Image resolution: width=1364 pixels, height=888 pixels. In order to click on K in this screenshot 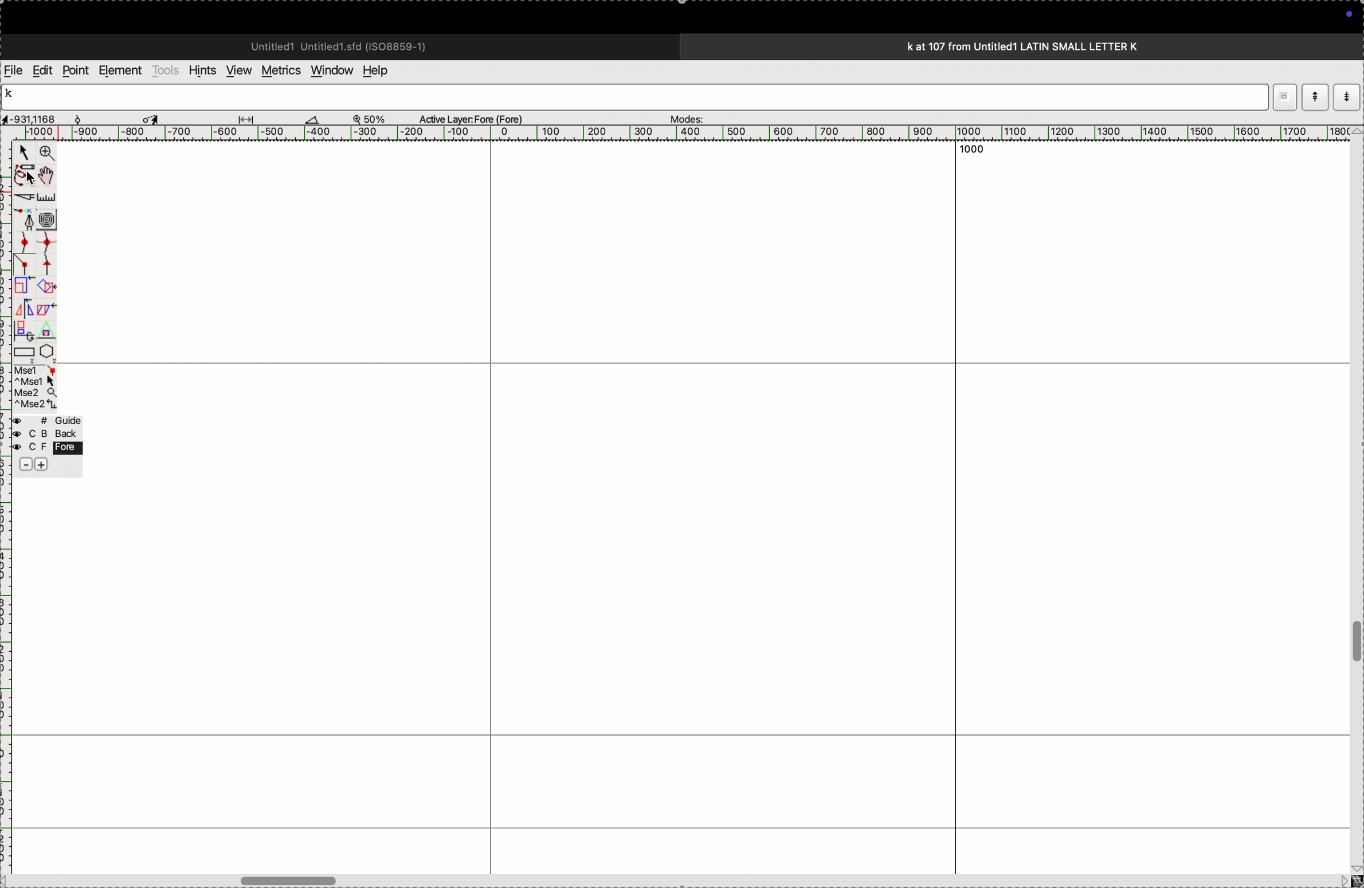, I will do `click(14, 95)`.